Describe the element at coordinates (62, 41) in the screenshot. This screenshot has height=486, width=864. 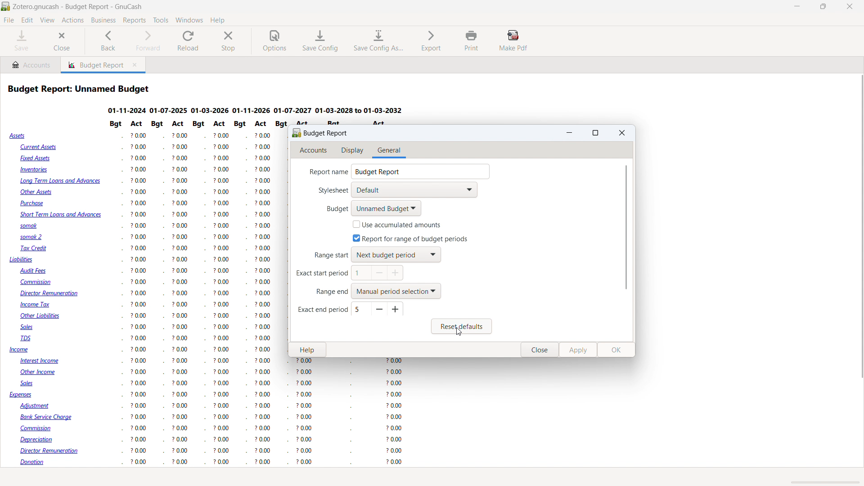
I see `close` at that location.